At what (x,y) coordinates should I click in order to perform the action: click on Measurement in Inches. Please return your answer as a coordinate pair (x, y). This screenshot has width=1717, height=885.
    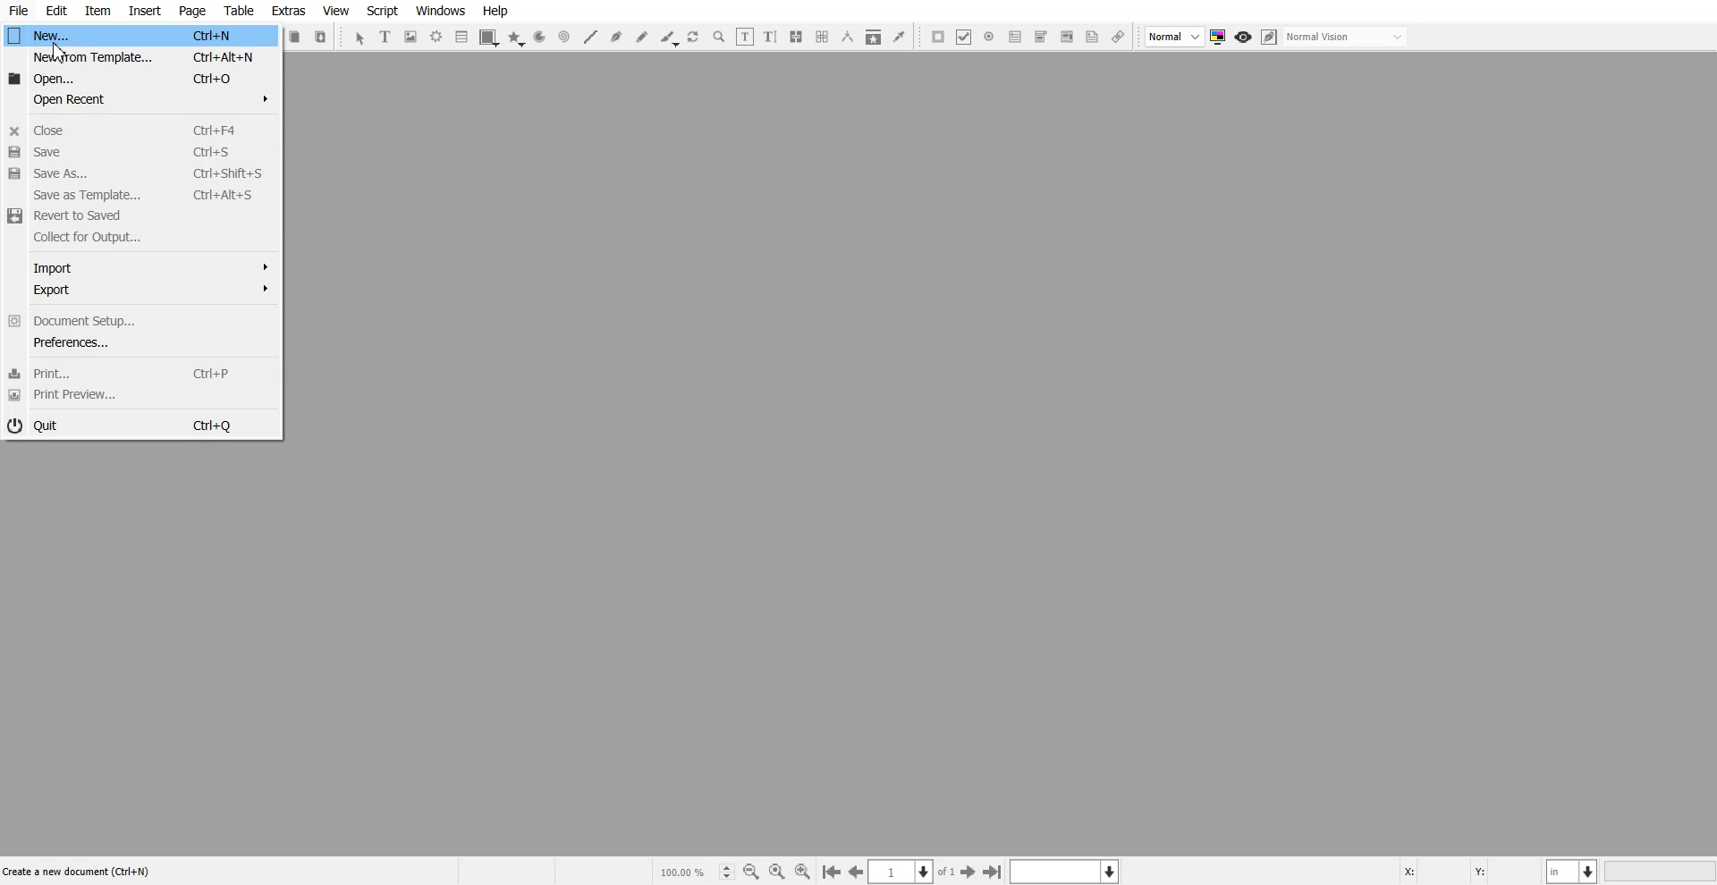
    Looking at the image, I should click on (1573, 871).